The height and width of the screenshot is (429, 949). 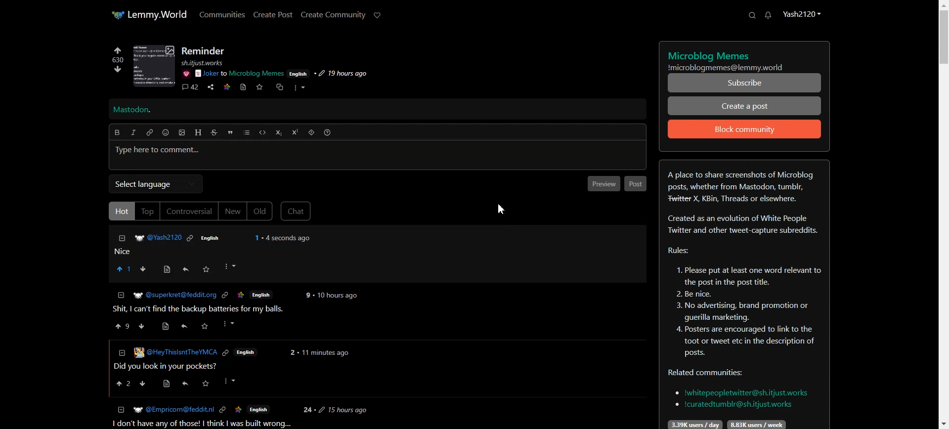 I want to click on Text, so click(x=745, y=58).